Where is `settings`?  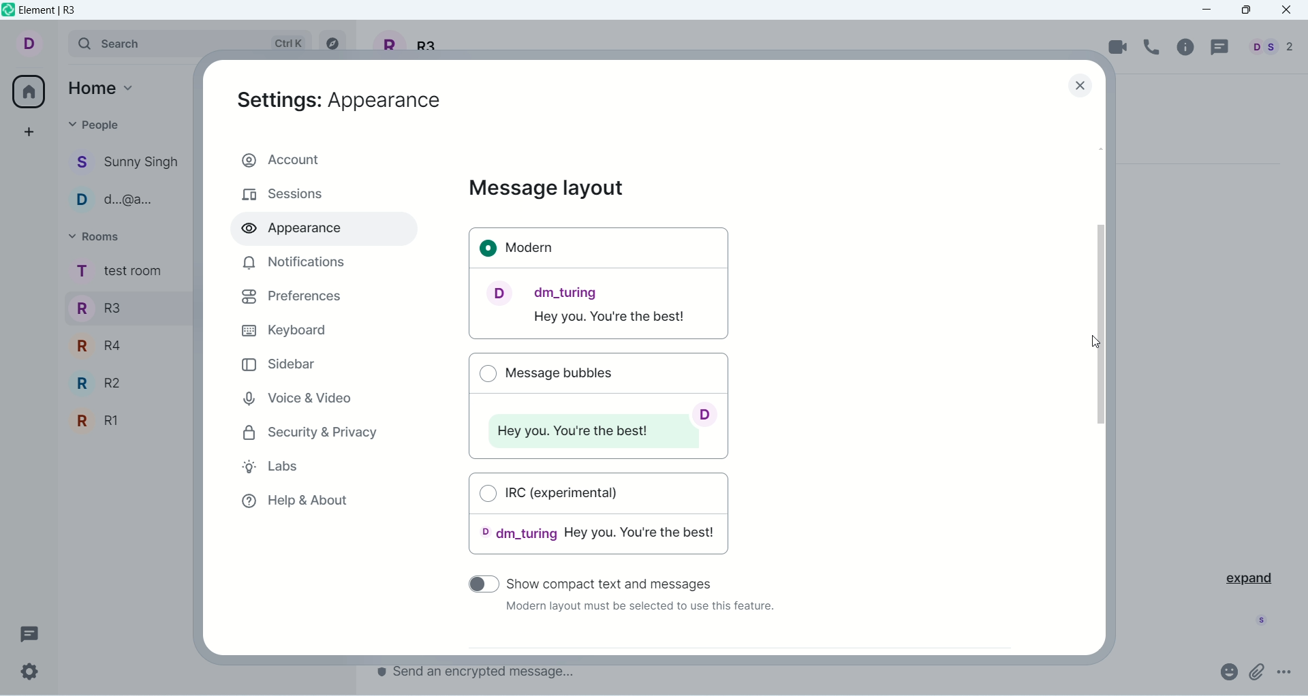
settings is located at coordinates (30, 672).